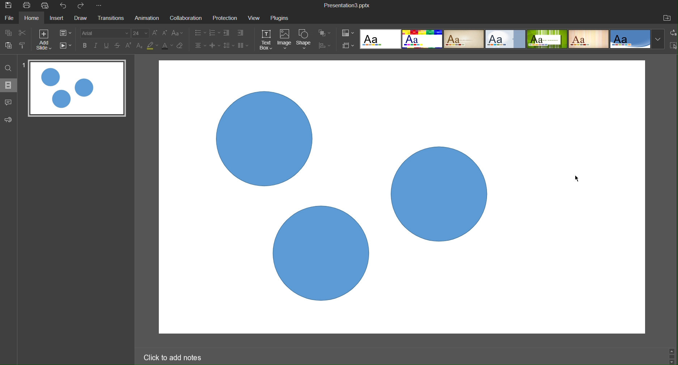 The height and width of the screenshot is (365, 678). Describe the element at coordinates (671, 356) in the screenshot. I see `Scroll bar ` at that location.